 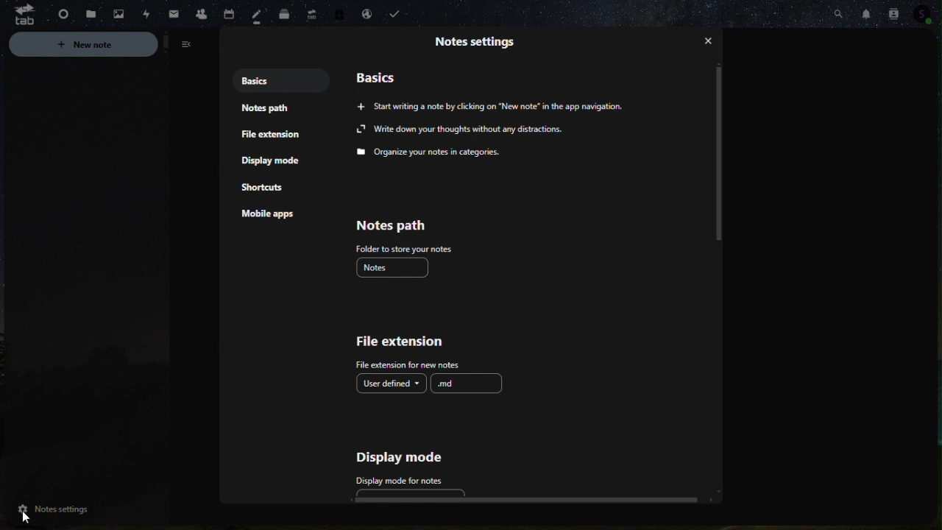 What do you see at coordinates (431, 154) in the screenshot?
I see ` Organize your notes in categories.` at bounding box center [431, 154].